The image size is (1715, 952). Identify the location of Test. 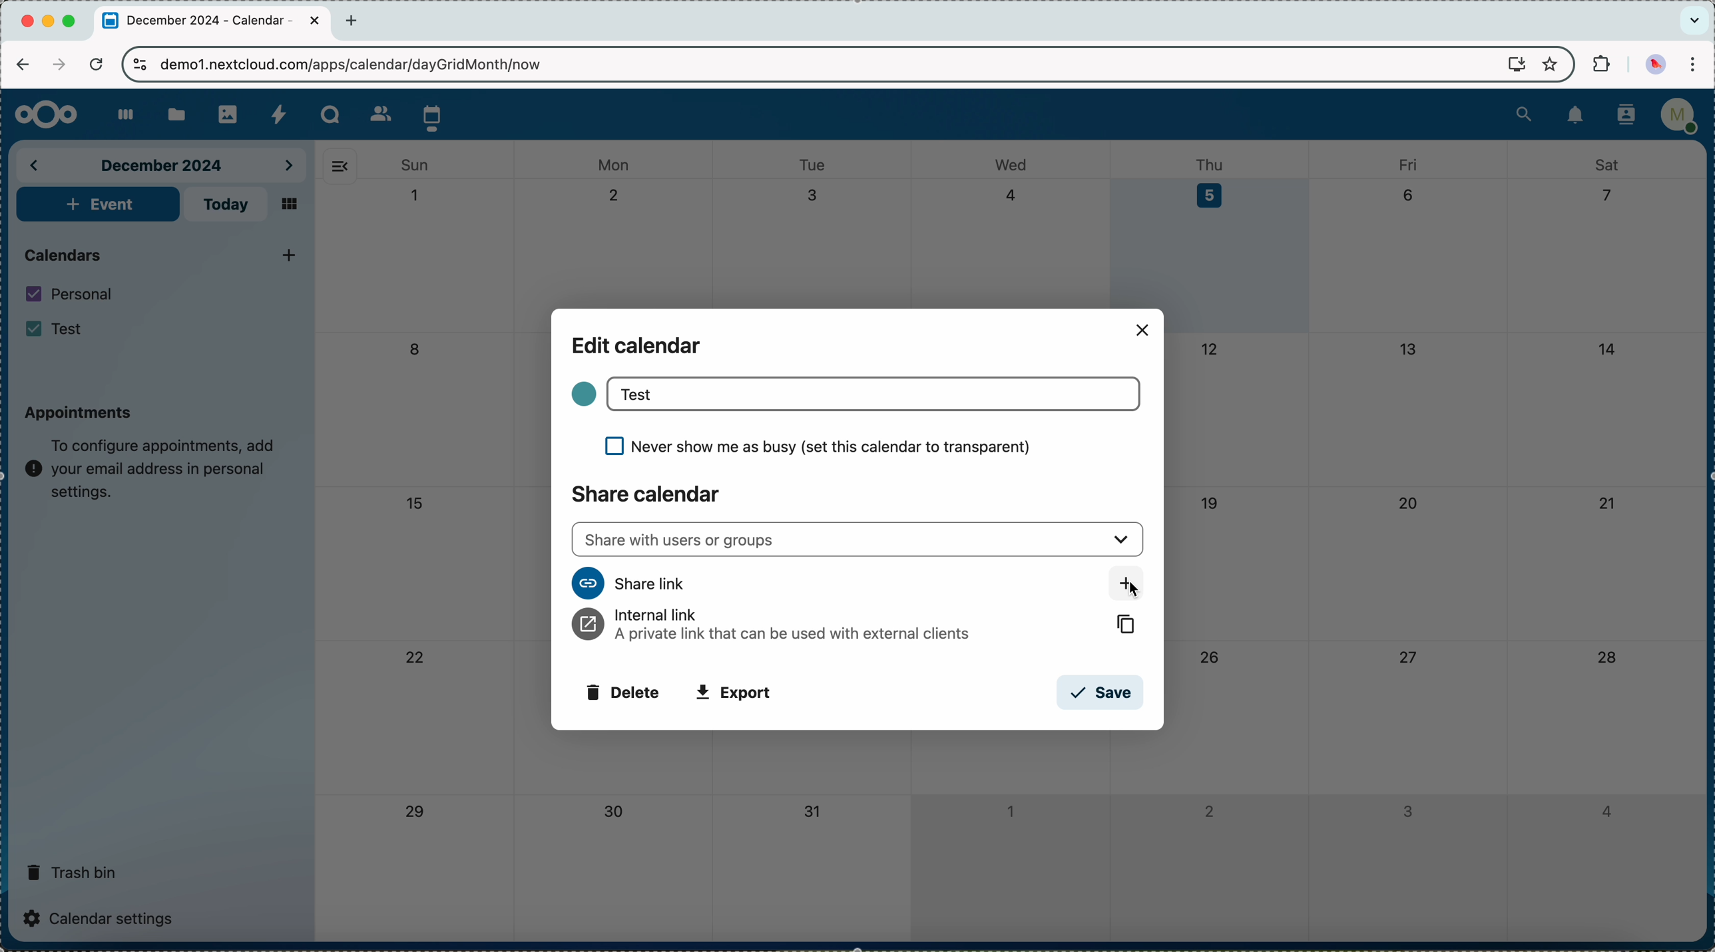
(875, 395).